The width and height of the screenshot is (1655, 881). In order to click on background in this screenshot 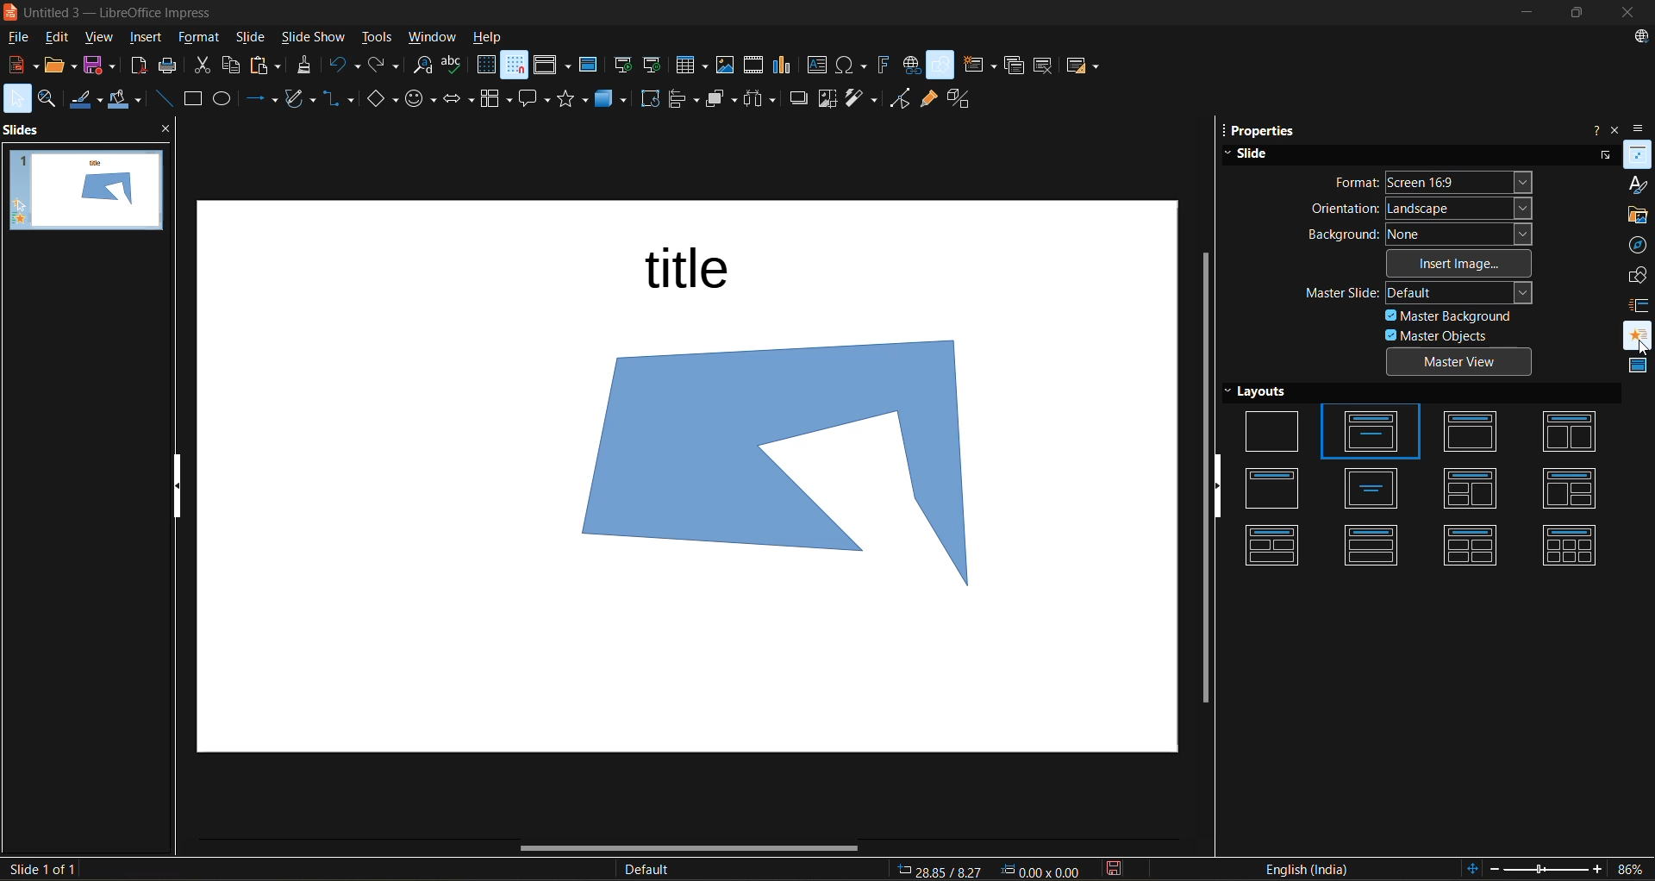, I will do `click(1419, 234)`.